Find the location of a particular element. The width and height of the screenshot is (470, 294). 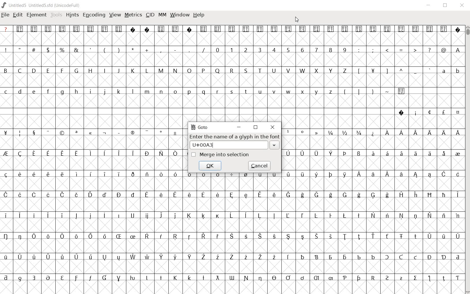

Symbol is located at coordinates (458, 257).